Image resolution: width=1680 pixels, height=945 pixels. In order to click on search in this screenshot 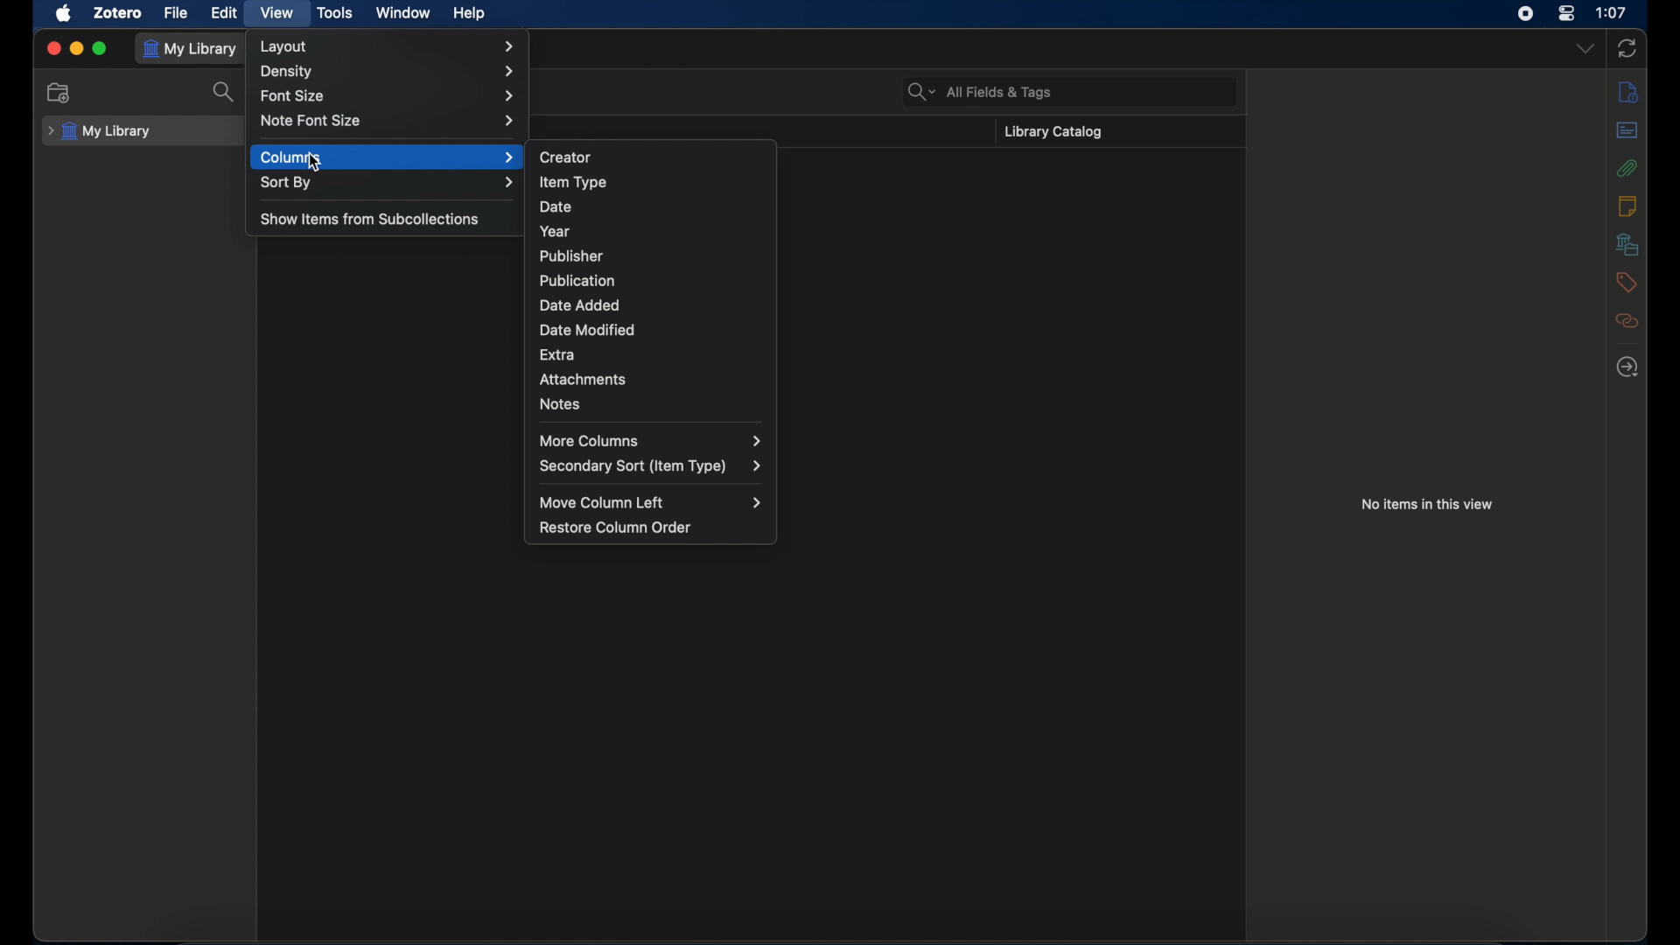, I will do `click(227, 93)`.